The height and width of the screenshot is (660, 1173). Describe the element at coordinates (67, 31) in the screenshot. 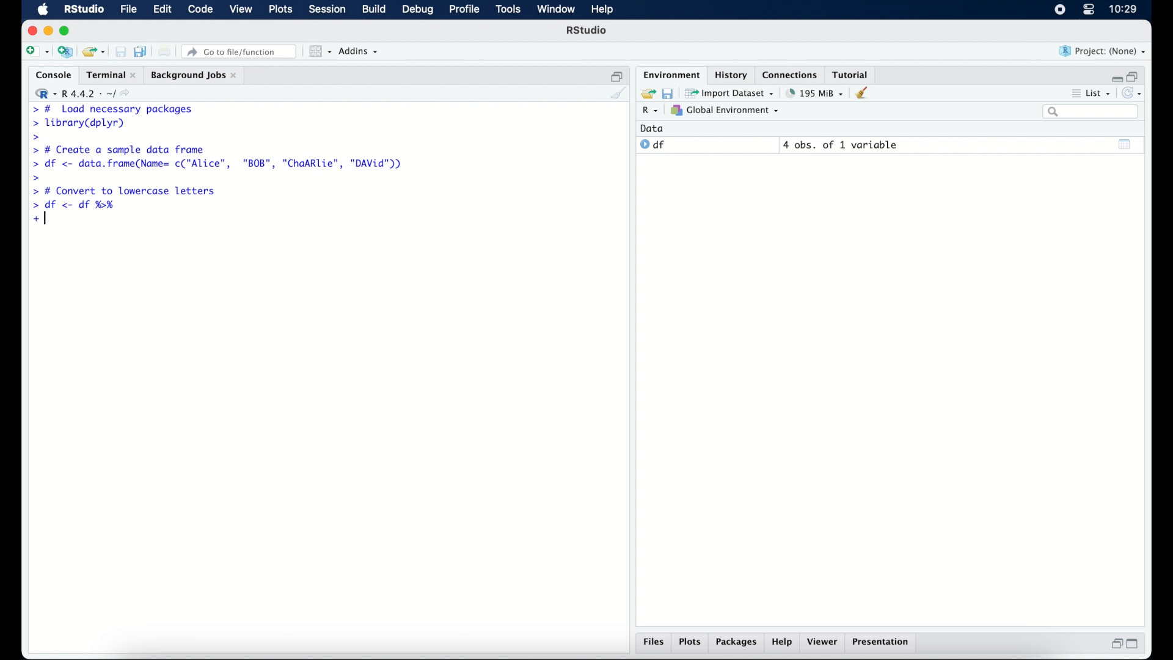

I see `maximize` at that location.